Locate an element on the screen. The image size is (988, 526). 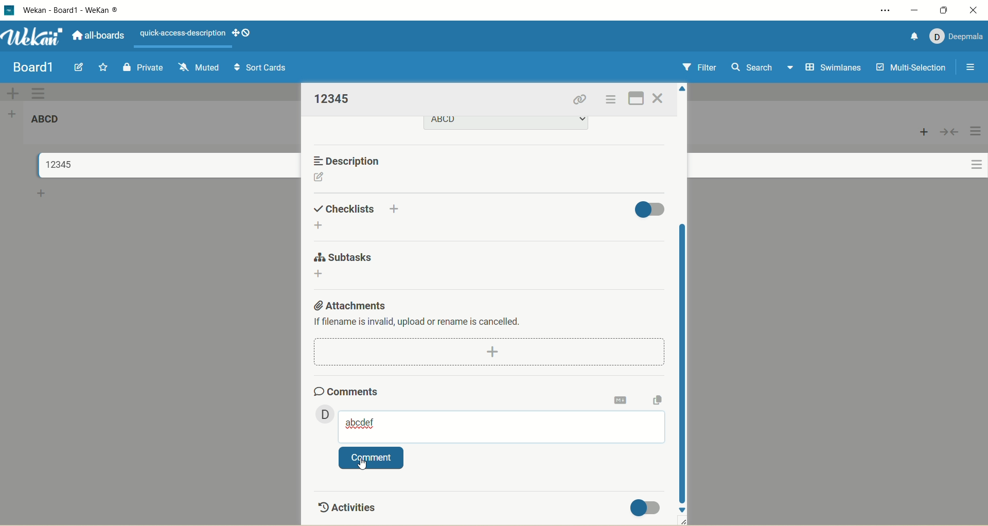
private is located at coordinates (144, 66).